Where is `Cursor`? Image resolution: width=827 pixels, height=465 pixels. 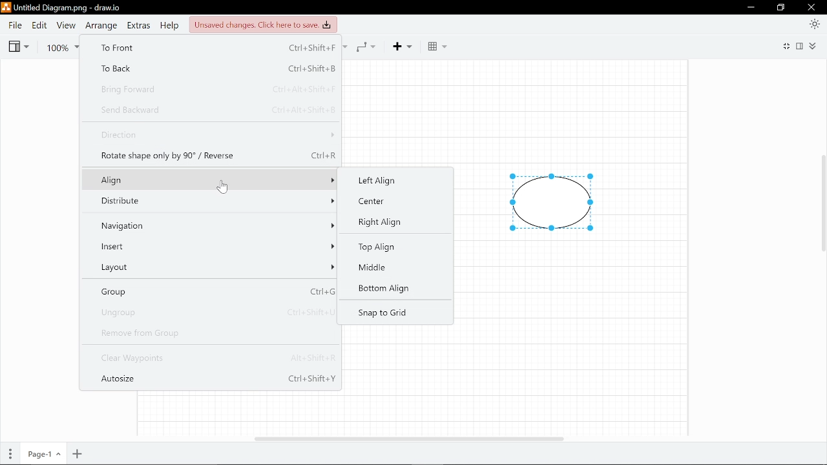
Cursor is located at coordinates (222, 187).